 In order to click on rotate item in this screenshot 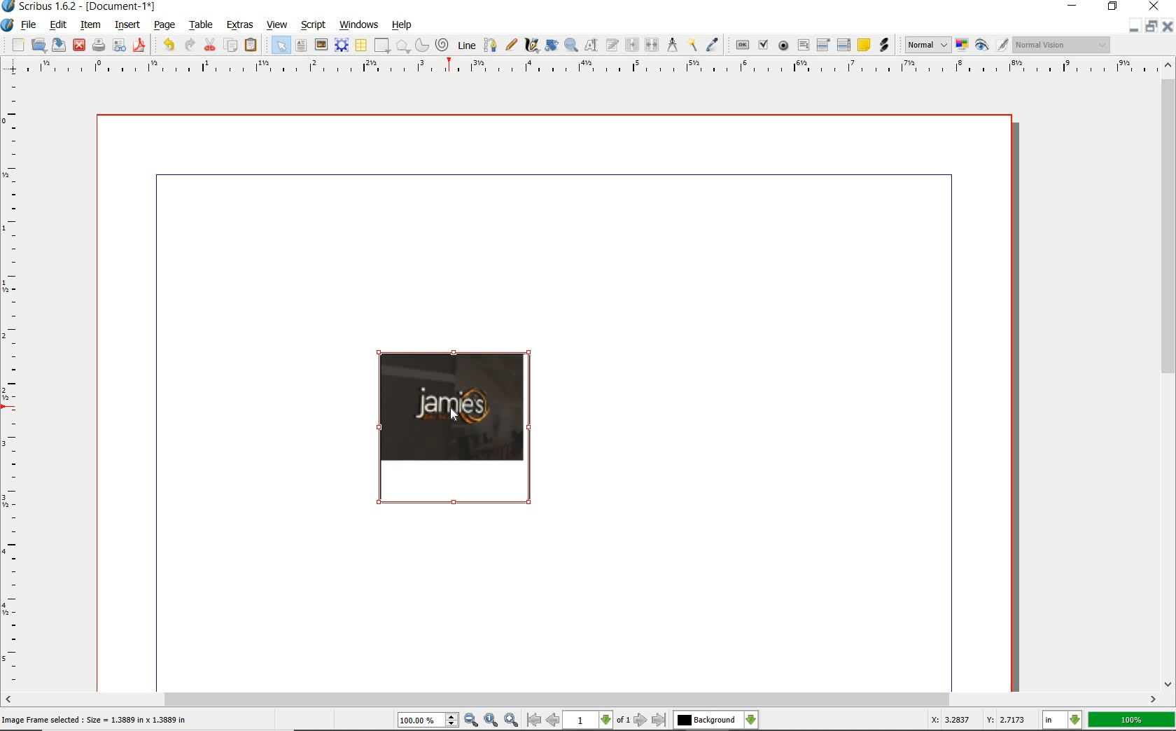, I will do `click(552, 46)`.